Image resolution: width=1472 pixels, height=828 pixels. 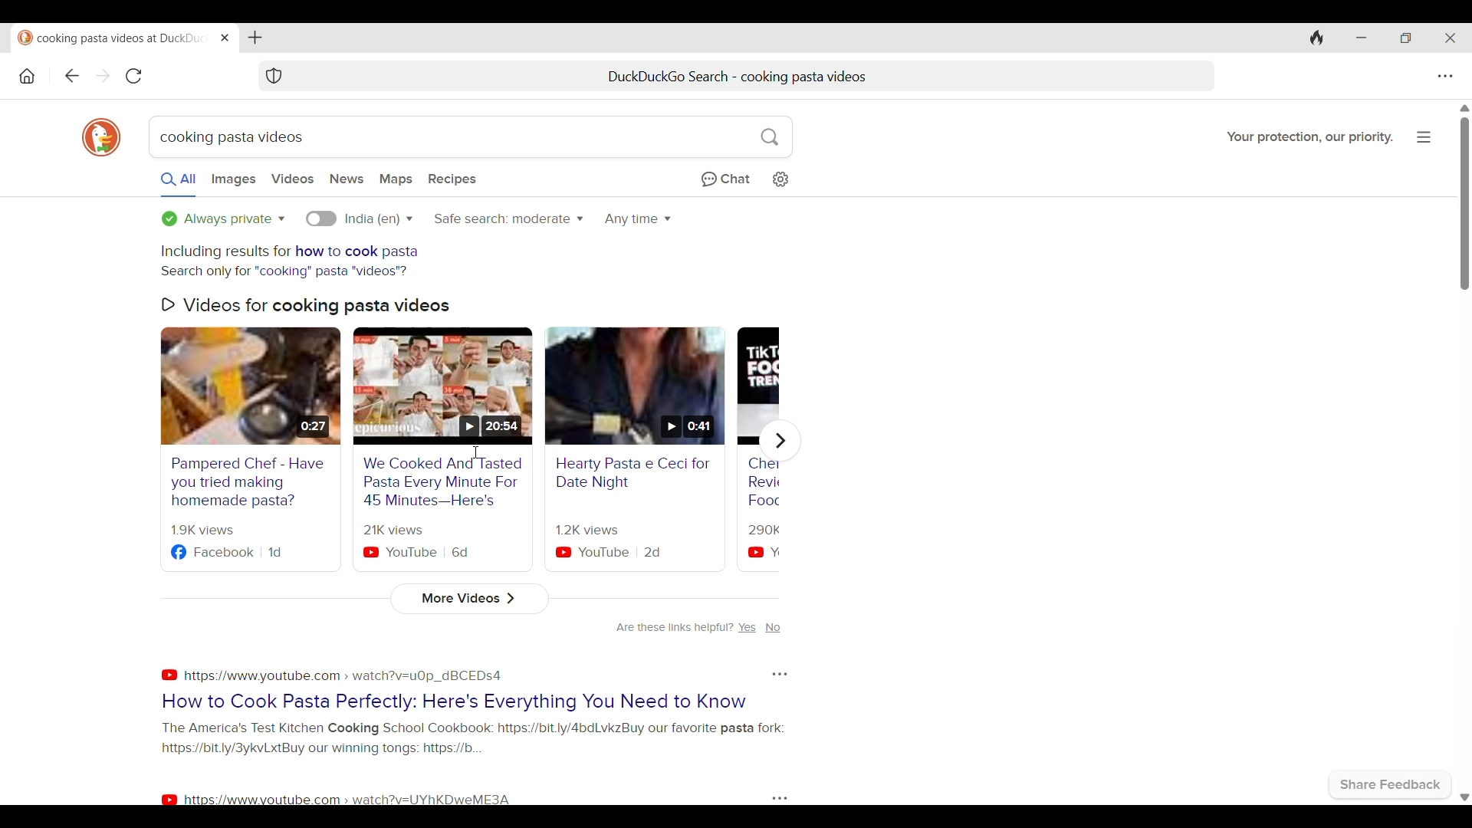 What do you see at coordinates (133, 76) in the screenshot?
I see `Refresh page` at bounding box center [133, 76].